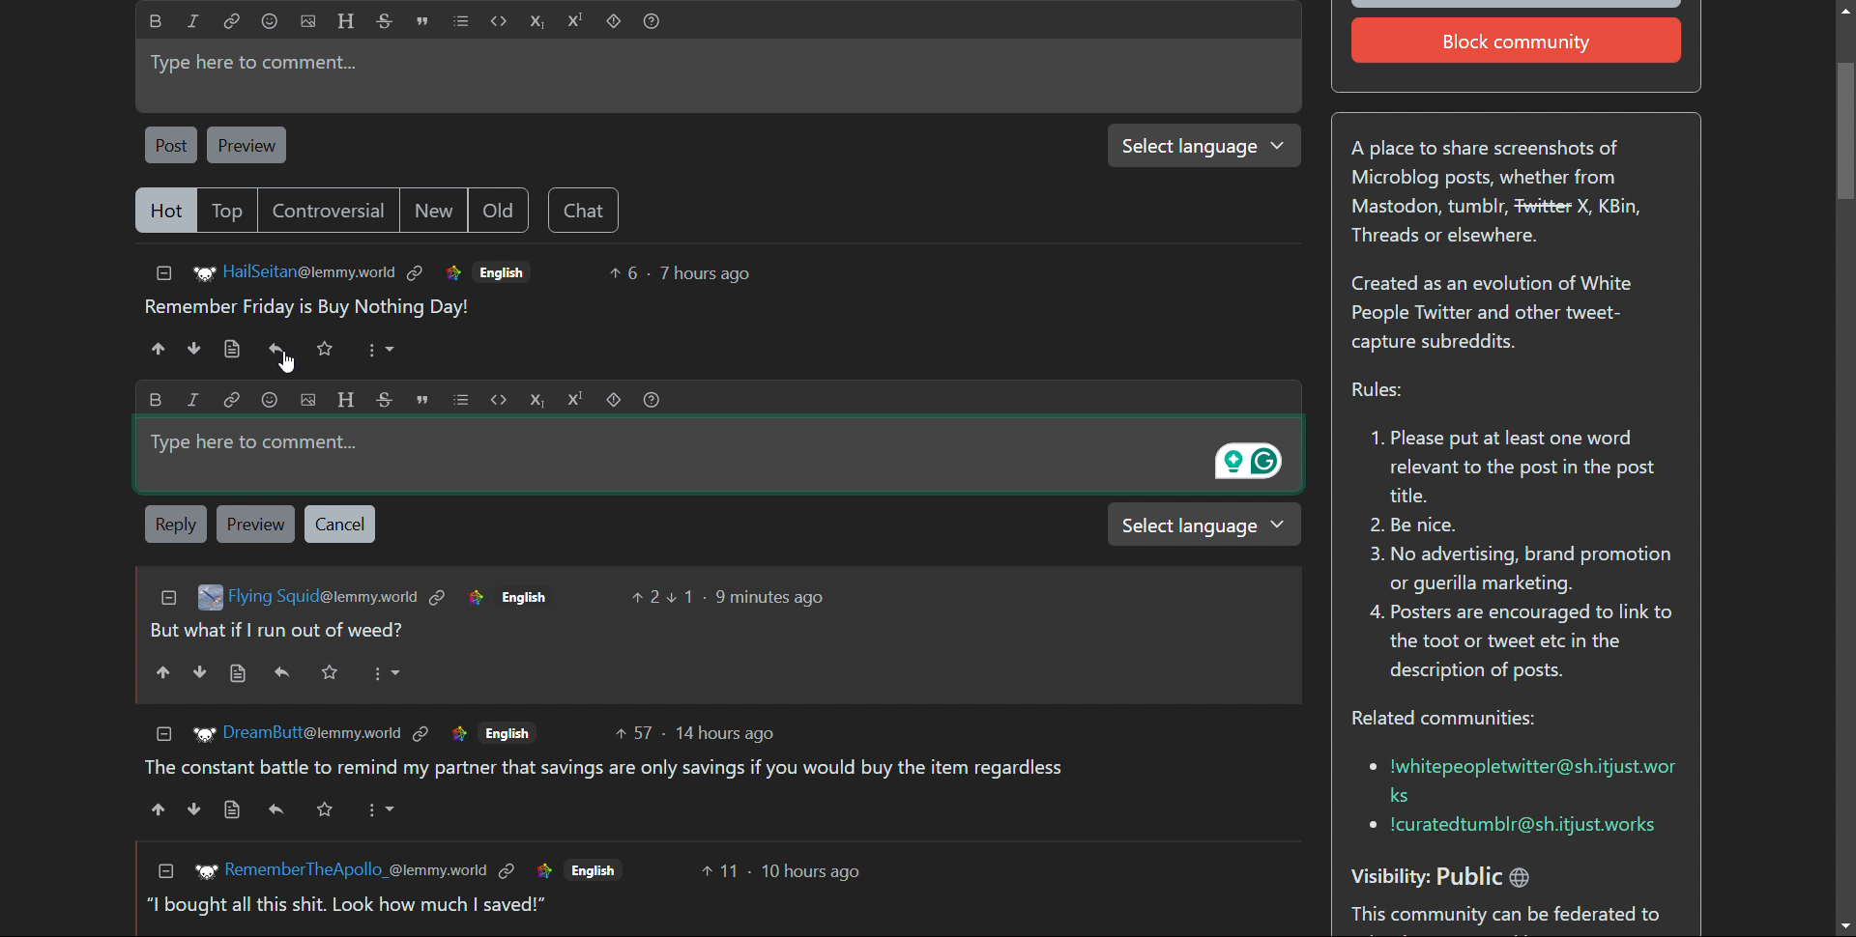 This screenshot has width=1856, height=937. What do you see at coordinates (352, 868) in the screenshot?
I see `username` at bounding box center [352, 868].